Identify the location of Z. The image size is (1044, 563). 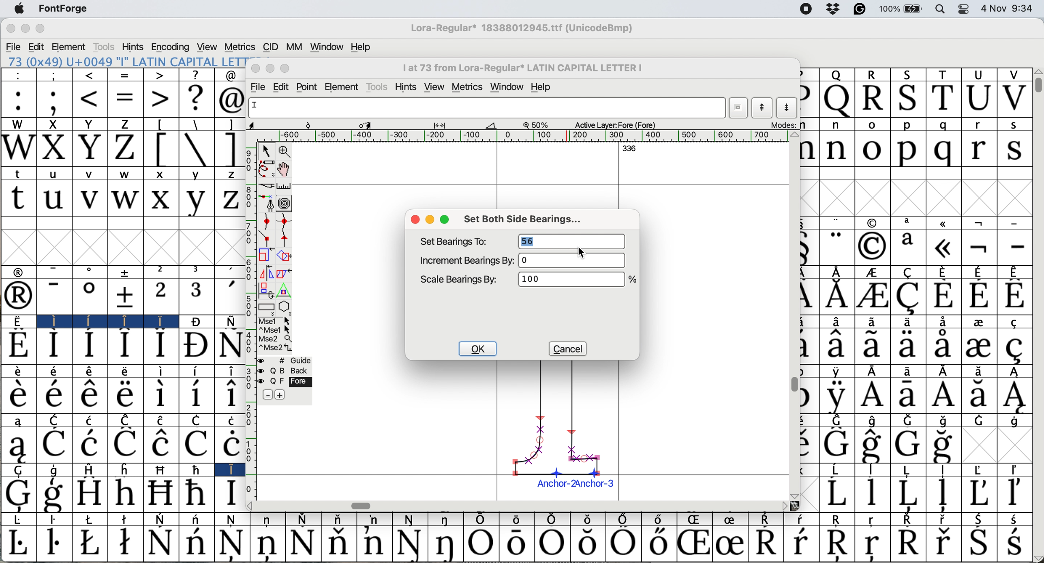
(126, 149).